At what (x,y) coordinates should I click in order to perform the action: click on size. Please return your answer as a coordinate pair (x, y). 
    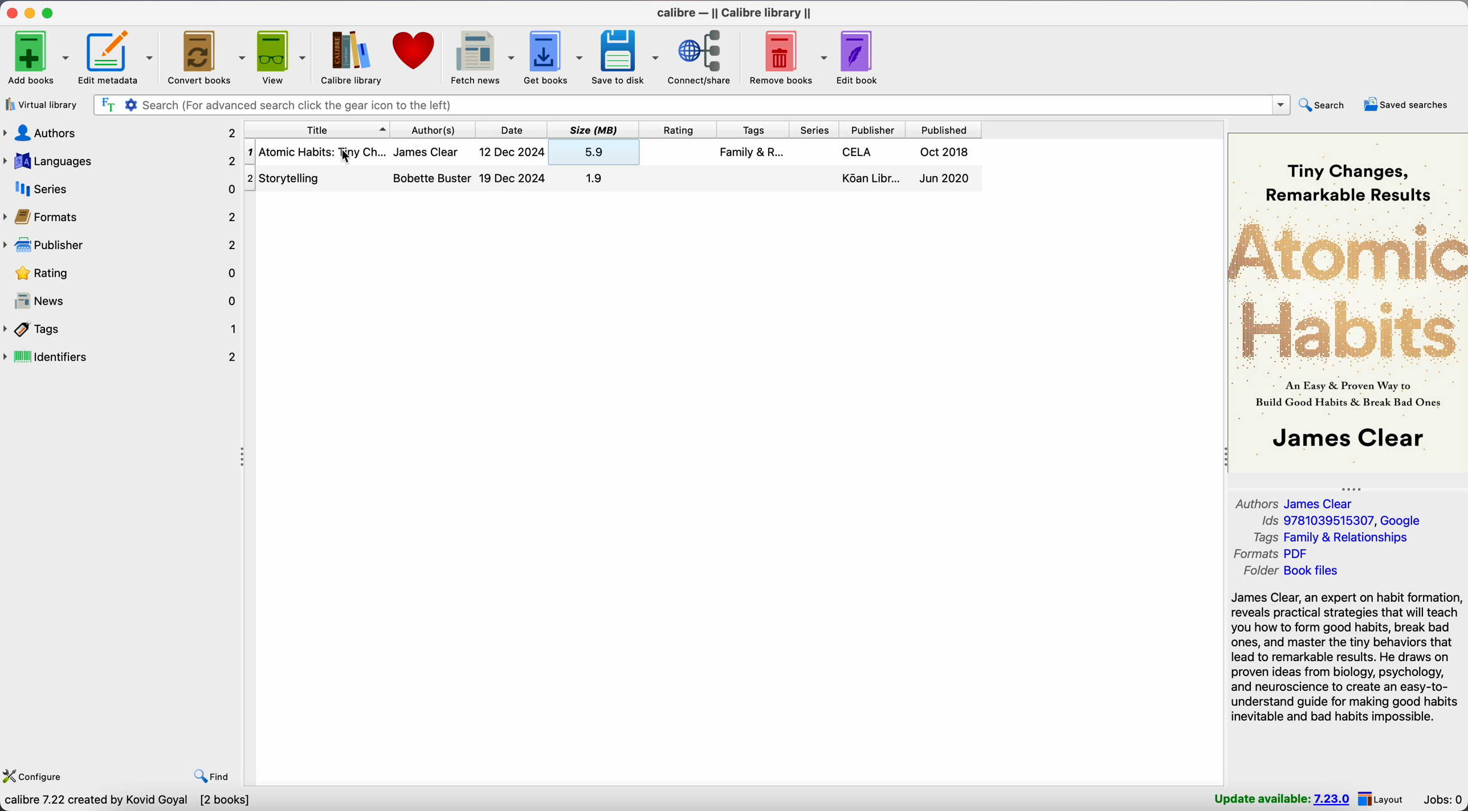
    Looking at the image, I should click on (594, 130).